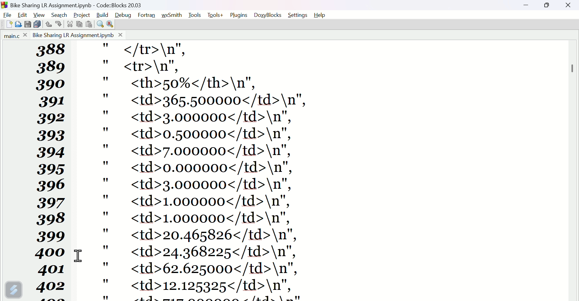  Describe the element at coordinates (49, 24) in the screenshot. I see `Undo` at that location.